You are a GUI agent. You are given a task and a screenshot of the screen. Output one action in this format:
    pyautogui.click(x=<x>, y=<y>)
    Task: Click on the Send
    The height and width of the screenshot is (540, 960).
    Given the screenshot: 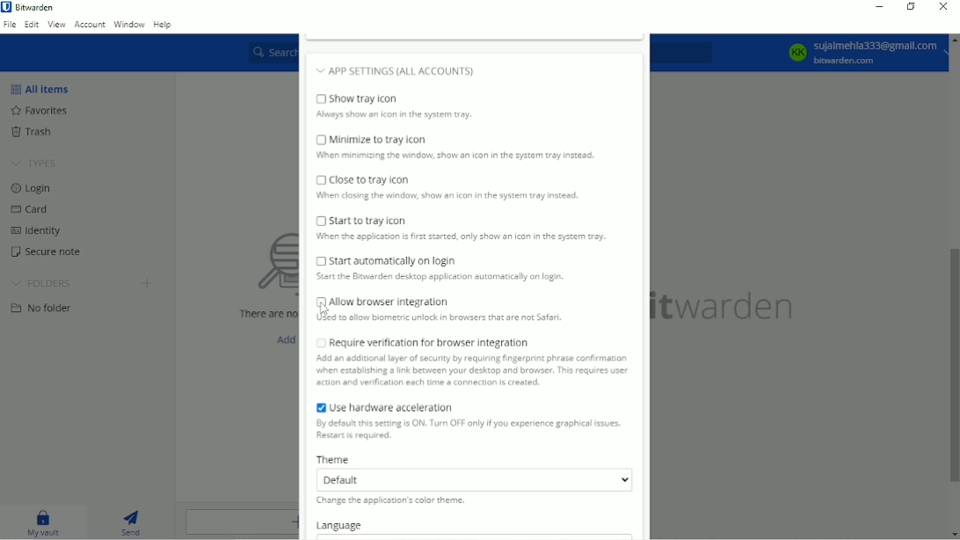 What is the action you would take?
    pyautogui.click(x=132, y=521)
    